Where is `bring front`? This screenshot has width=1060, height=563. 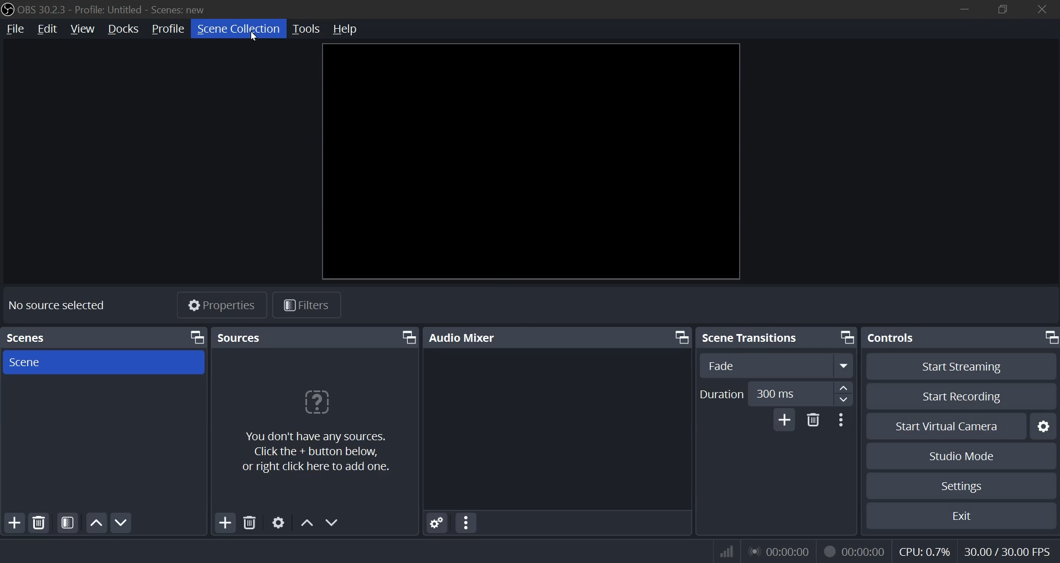
bring front is located at coordinates (1050, 337).